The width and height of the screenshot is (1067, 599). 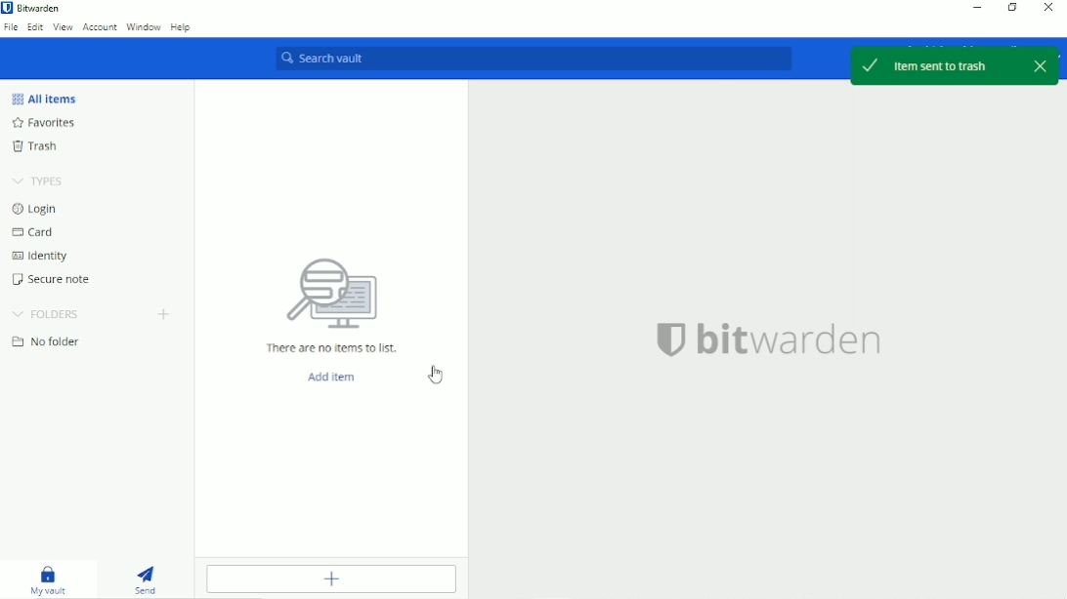 What do you see at coordinates (44, 98) in the screenshot?
I see `All Items` at bounding box center [44, 98].